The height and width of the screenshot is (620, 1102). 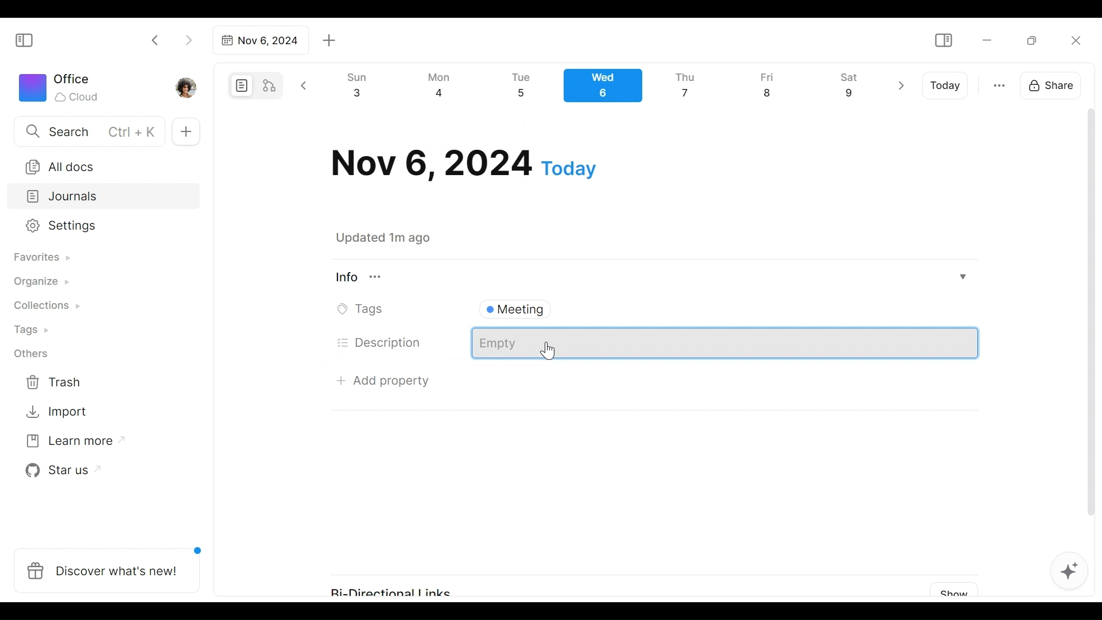 I want to click on Tags Field, so click(x=724, y=307).